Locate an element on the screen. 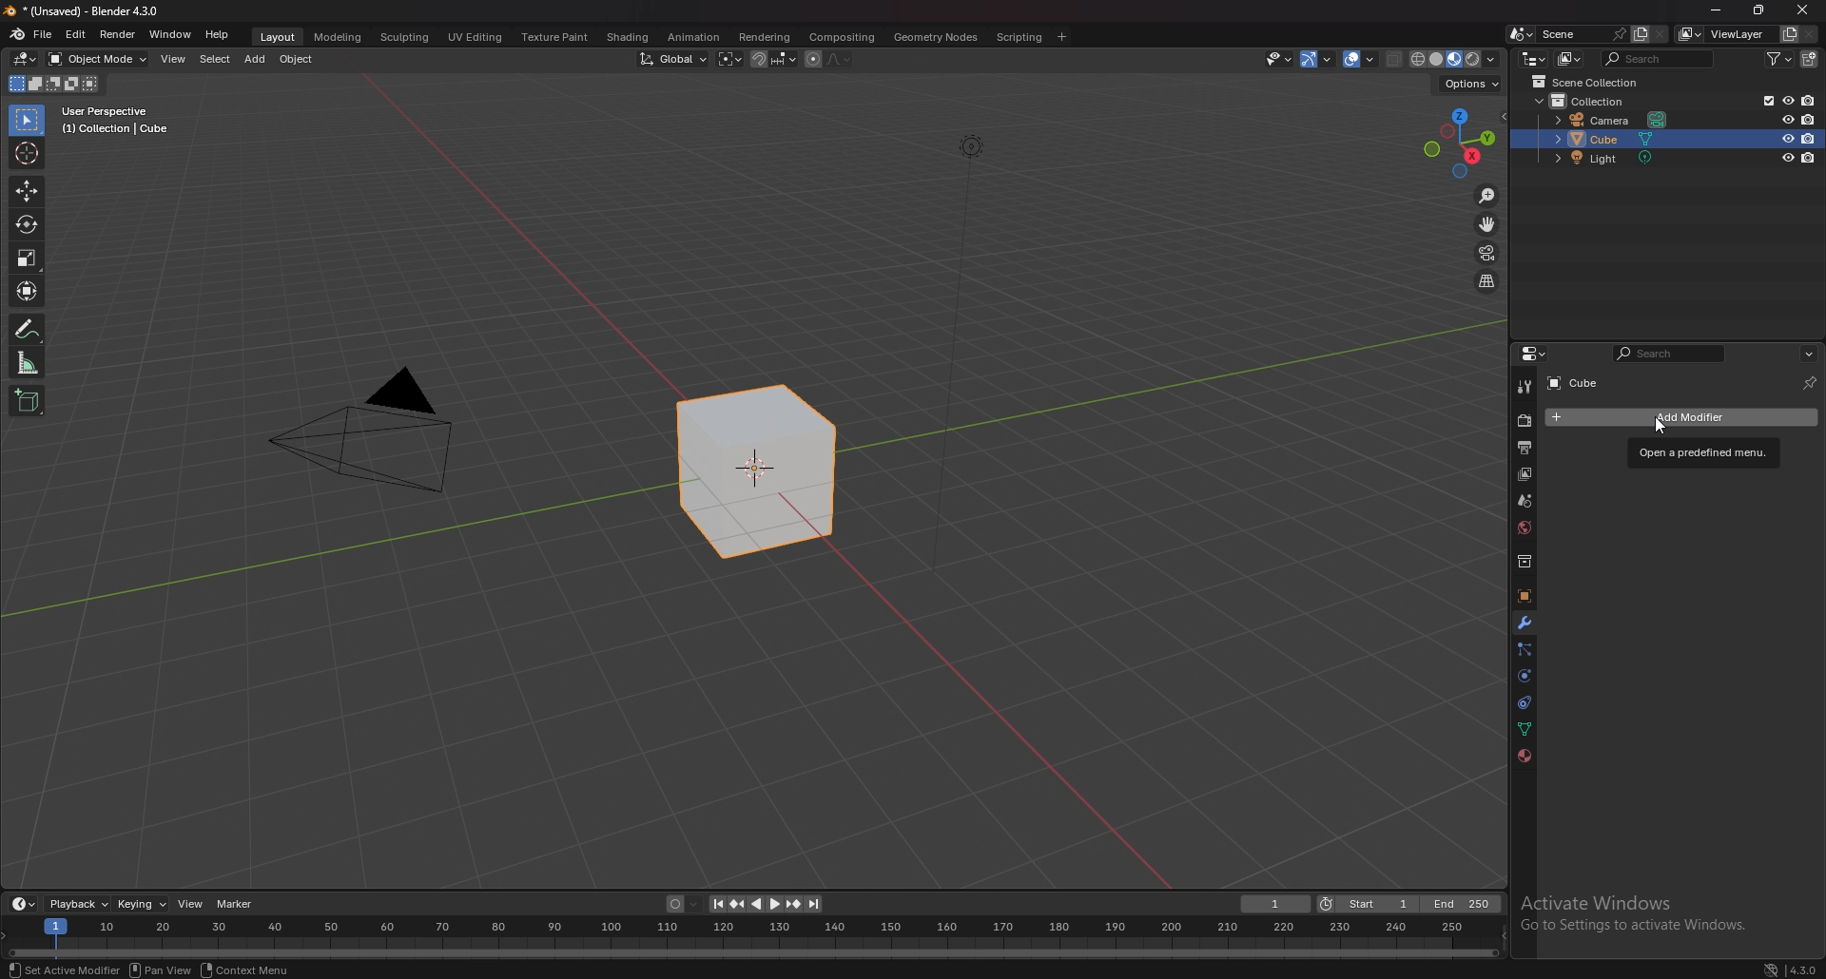  particles is located at coordinates (1525, 648).